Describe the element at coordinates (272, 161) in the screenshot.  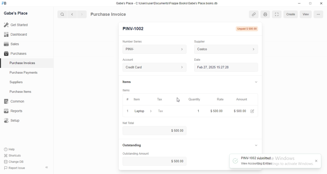
I see `PINV-1002 submitted View Accounting Entries` at that location.